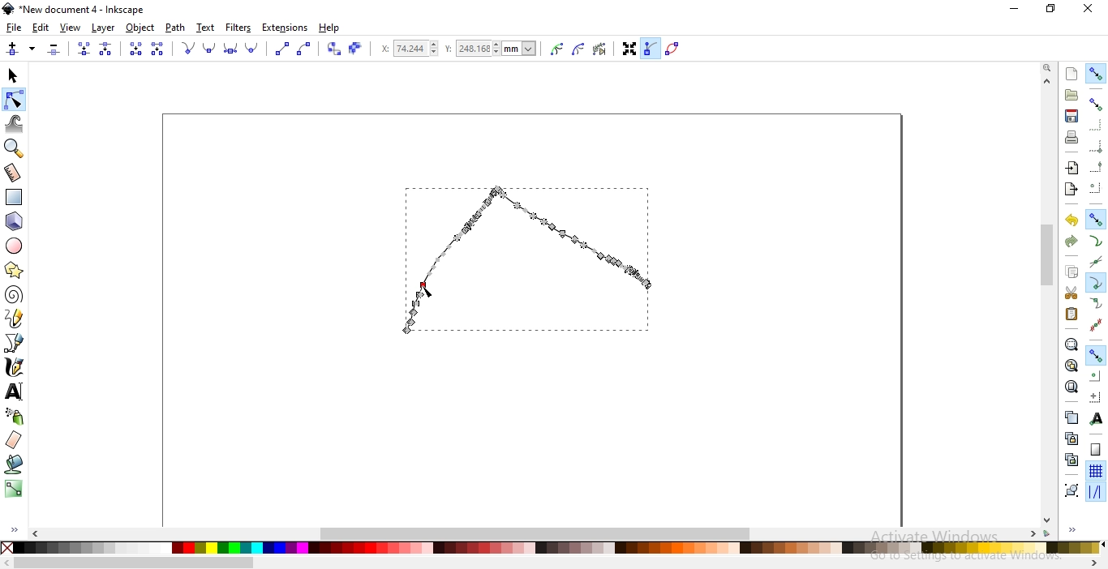 This screenshot has height=569, width=1108. Describe the element at coordinates (158, 49) in the screenshot. I see `delete segment between two non-endpoint nodes` at that location.